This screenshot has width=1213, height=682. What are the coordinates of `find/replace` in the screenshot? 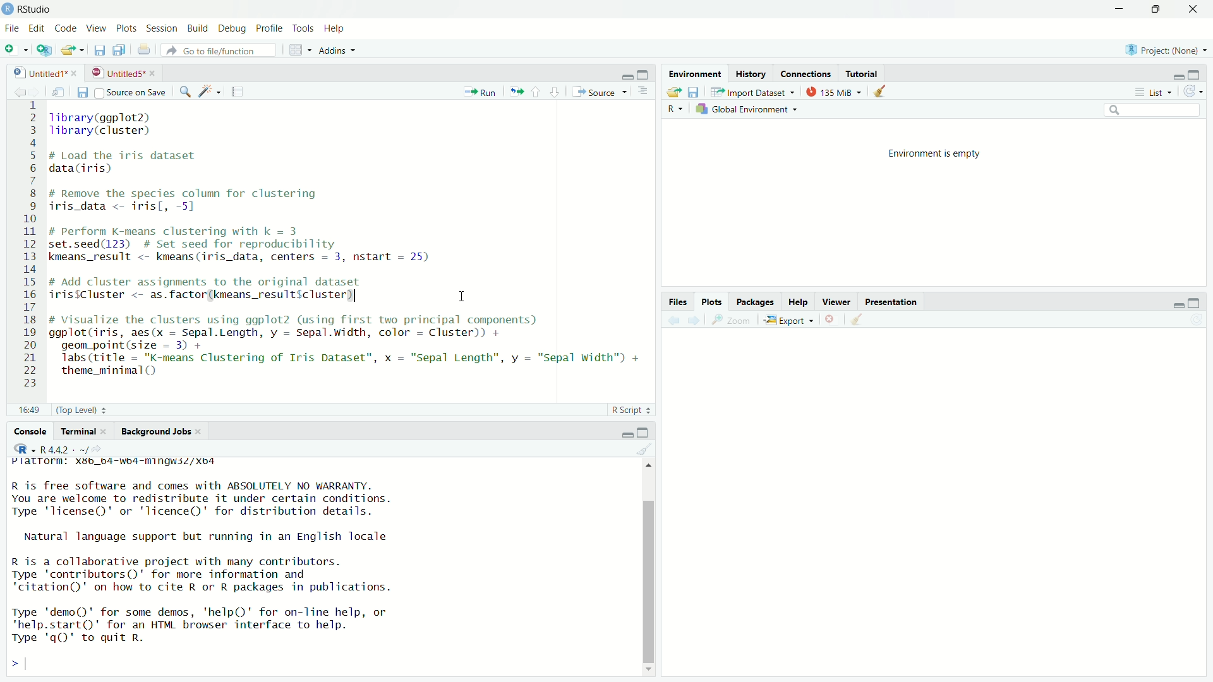 It's located at (182, 92).